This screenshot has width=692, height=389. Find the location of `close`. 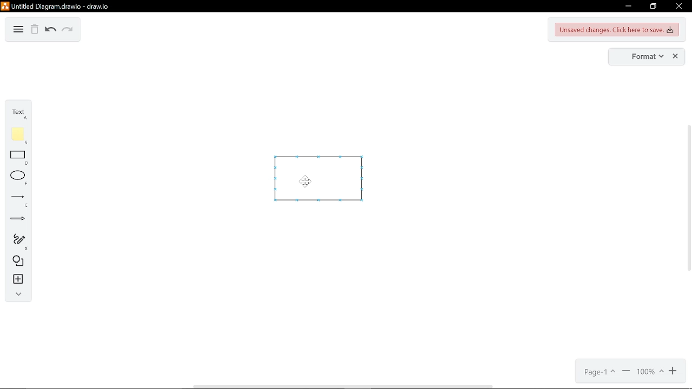

close is located at coordinates (678, 6).